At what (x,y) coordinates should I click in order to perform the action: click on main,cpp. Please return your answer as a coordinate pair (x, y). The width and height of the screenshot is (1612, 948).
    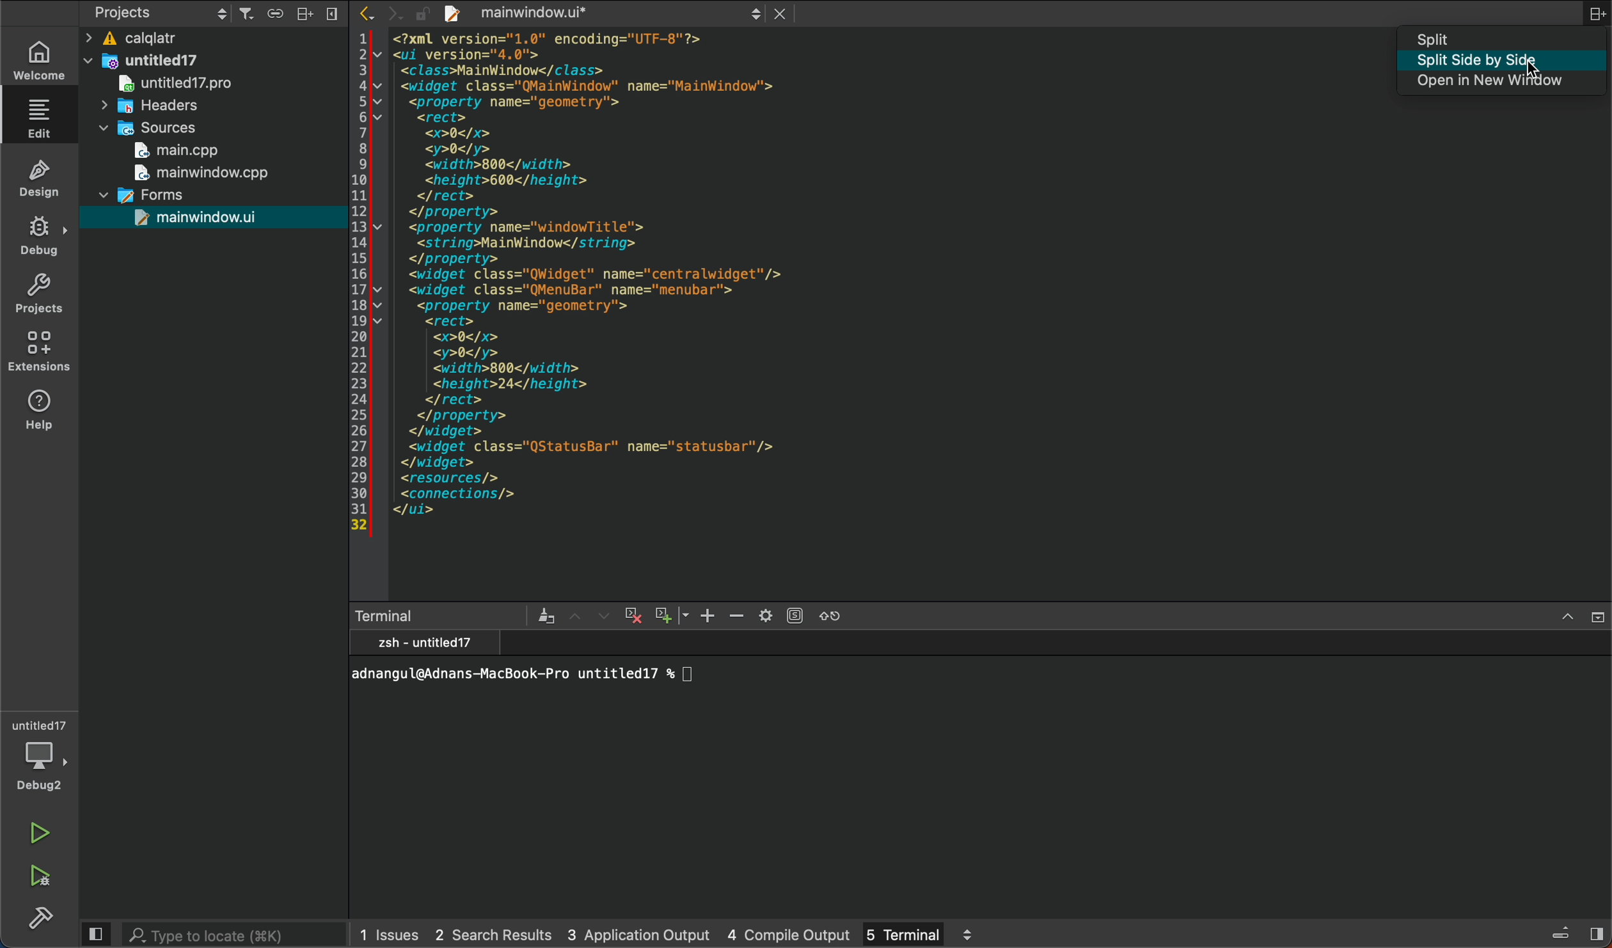
    Looking at the image, I should click on (185, 151).